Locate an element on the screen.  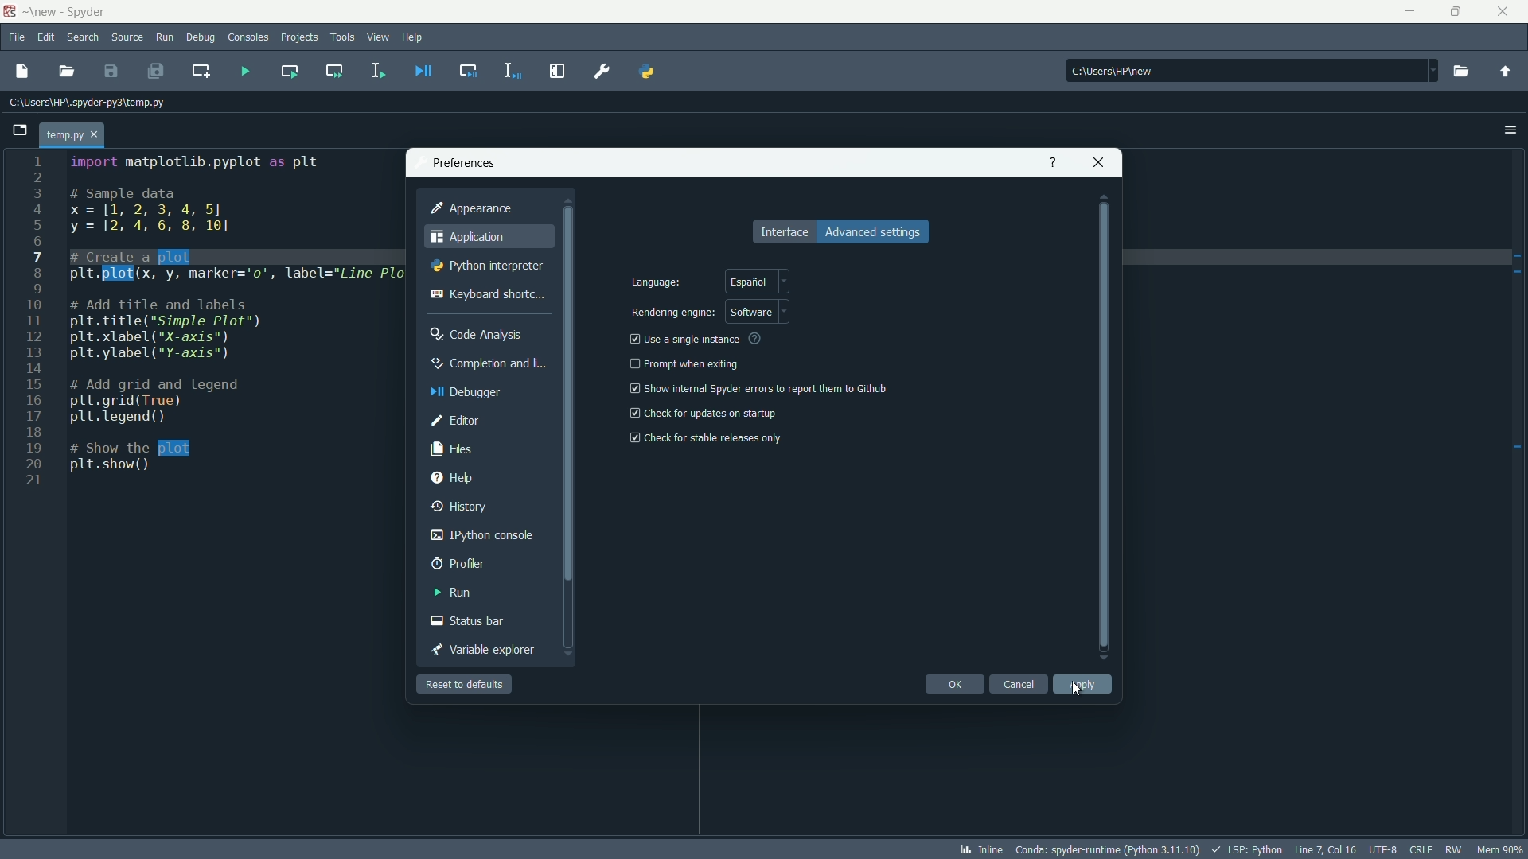
view is located at coordinates (376, 37).